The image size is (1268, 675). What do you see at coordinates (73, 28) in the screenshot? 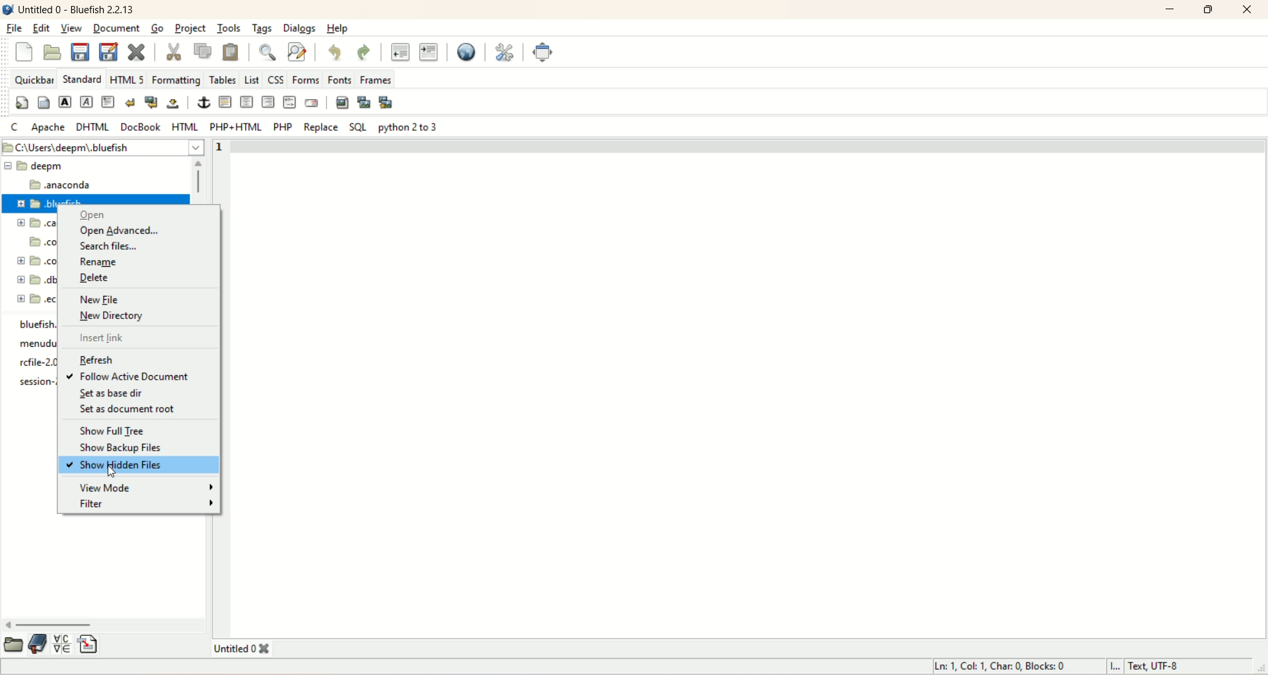
I see `view` at bounding box center [73, 28].